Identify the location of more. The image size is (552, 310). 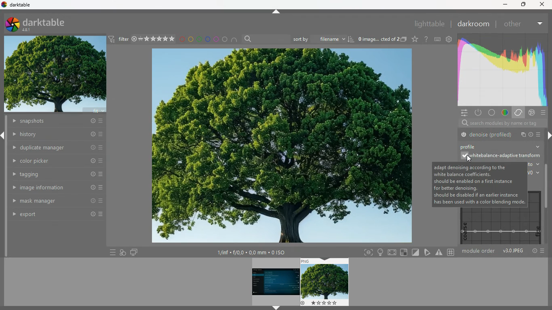
(544, 251).